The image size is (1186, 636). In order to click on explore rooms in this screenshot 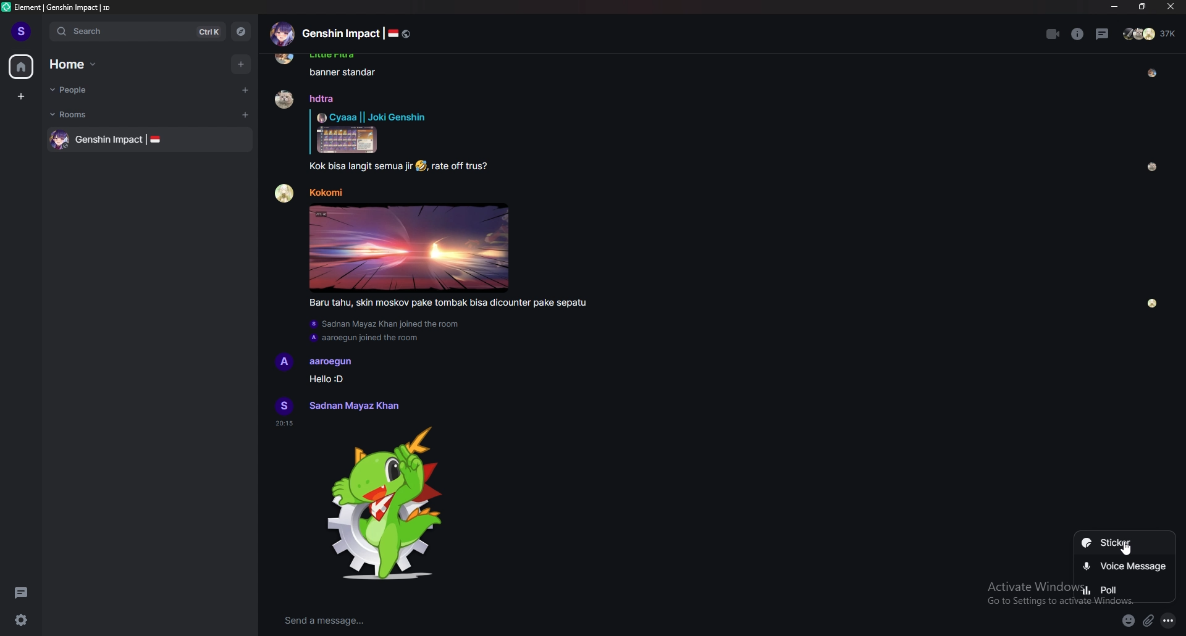, I will do `click(240, 31)`.